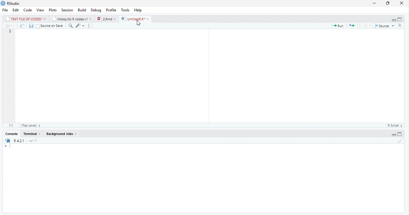 The image size is (409, 215). I want to click on Close, so click(402, 3).